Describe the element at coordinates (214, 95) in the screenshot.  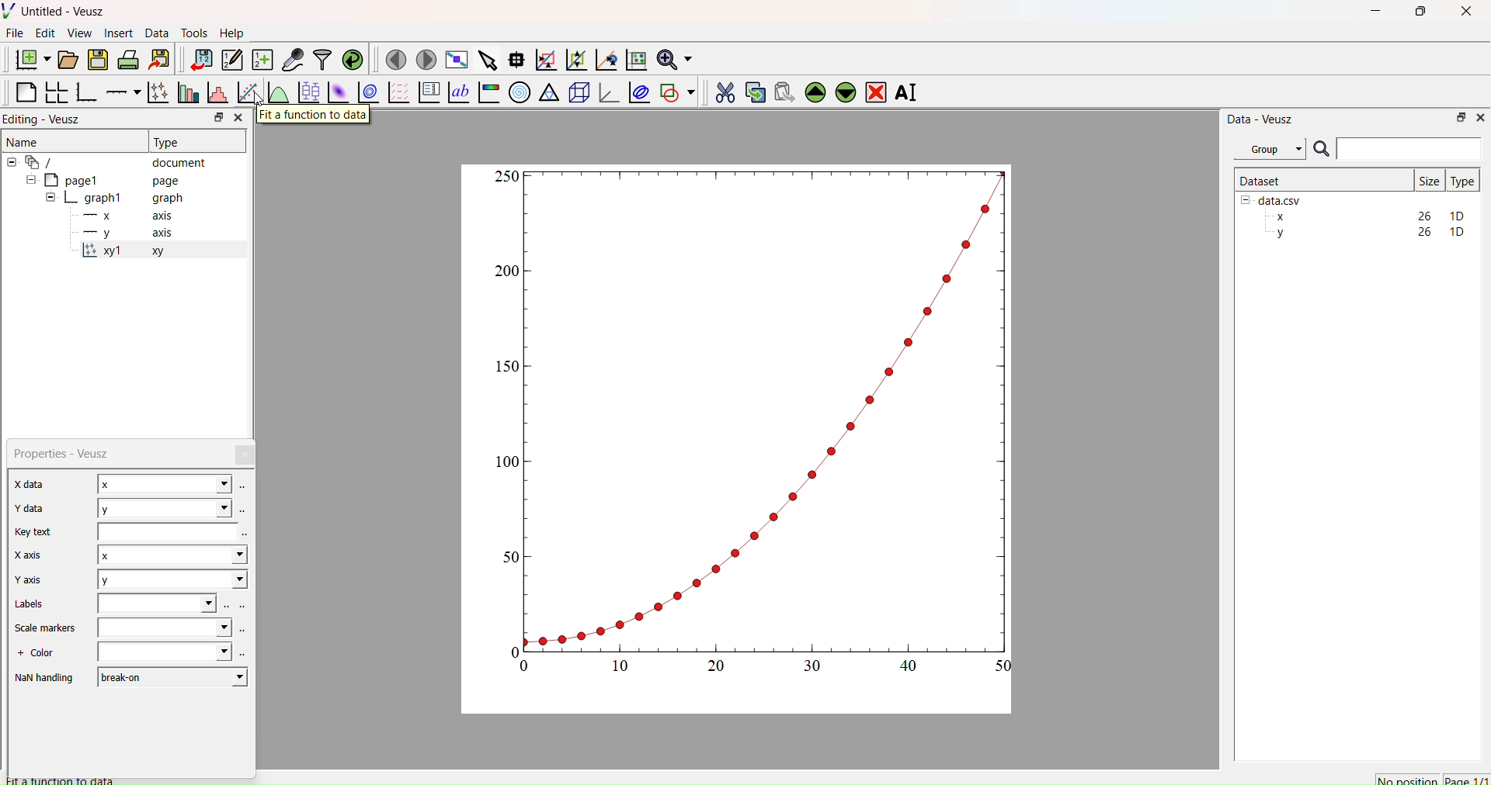
I see `Histogram of a dataset` at that location.